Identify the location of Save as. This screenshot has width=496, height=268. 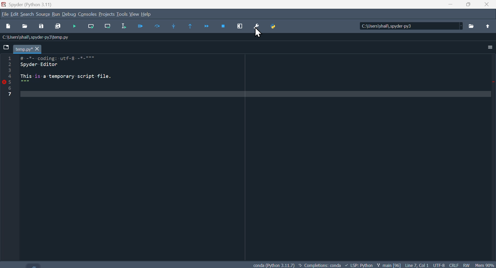
(43, 26).